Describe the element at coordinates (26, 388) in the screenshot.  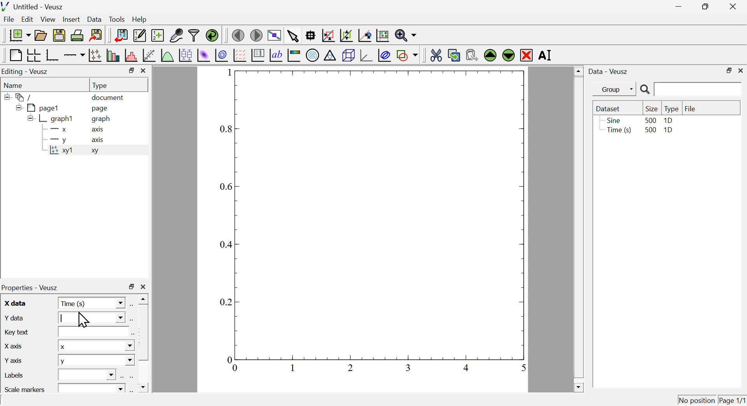
I see `scale markers` at that location.